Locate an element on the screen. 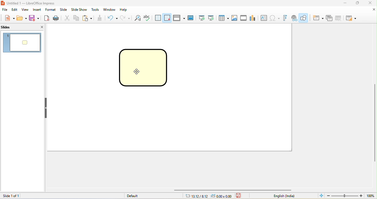 The image size is (377, 199). snap to grid is located at coordinates (168, 18).